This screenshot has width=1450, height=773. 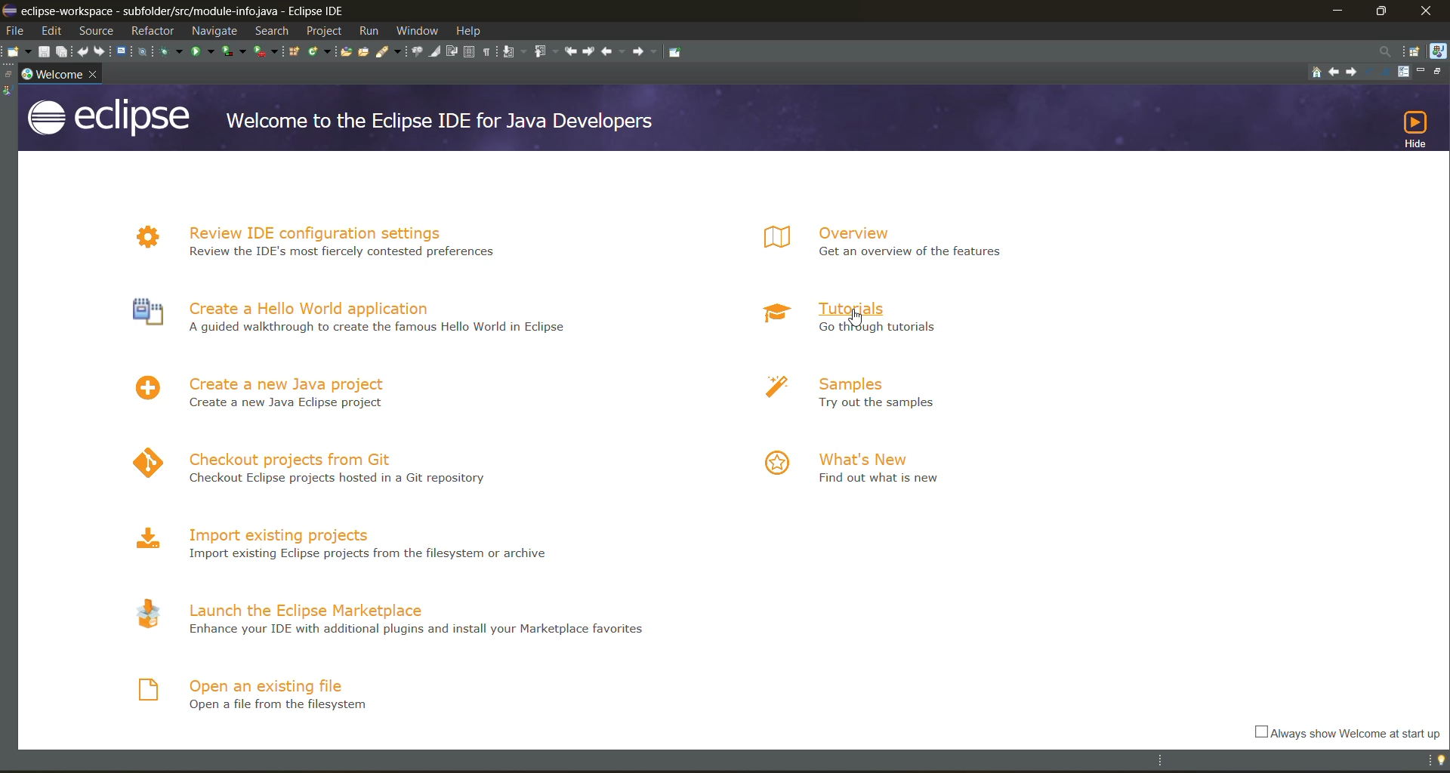 I want to click on magnify, so click(x=1387, y=72).